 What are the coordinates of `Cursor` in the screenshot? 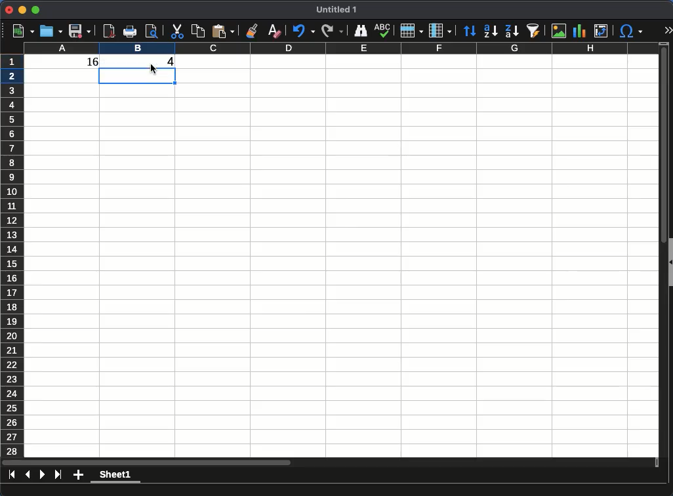 It's located at (151, 68).